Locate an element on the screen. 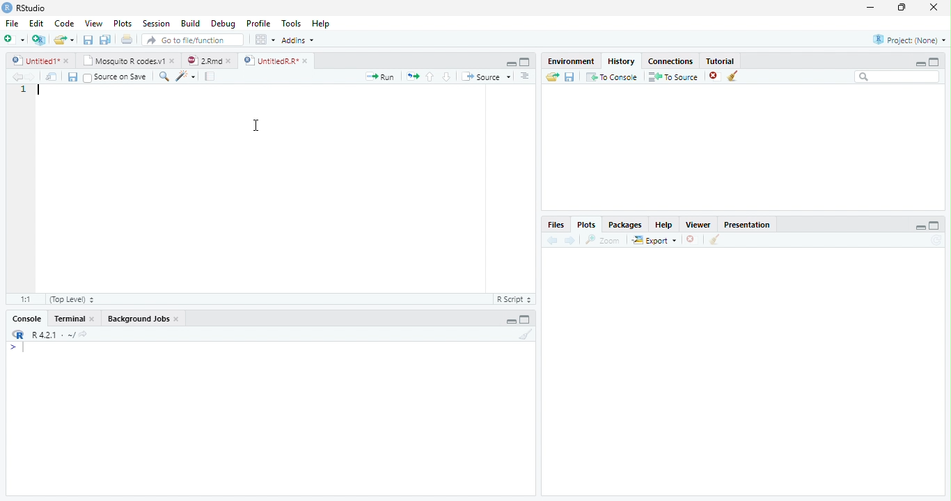 Image resolution: width=951 pixels, height=501 pixels. Console is located at coordinates (26, 319).